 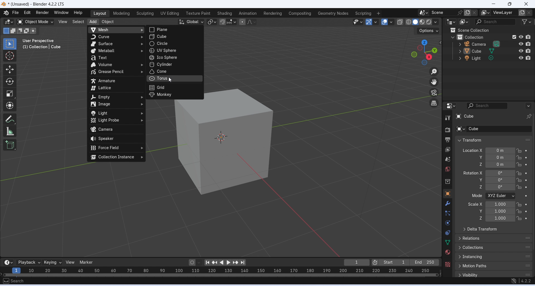 I want to click on Close, so click(x=527, y=4).